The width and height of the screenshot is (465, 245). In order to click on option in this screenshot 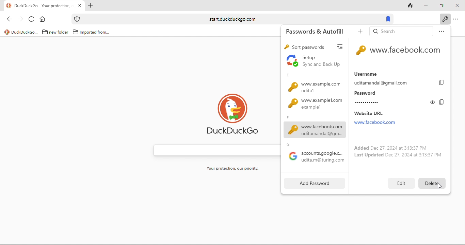, I will do `click(441, 31)`.